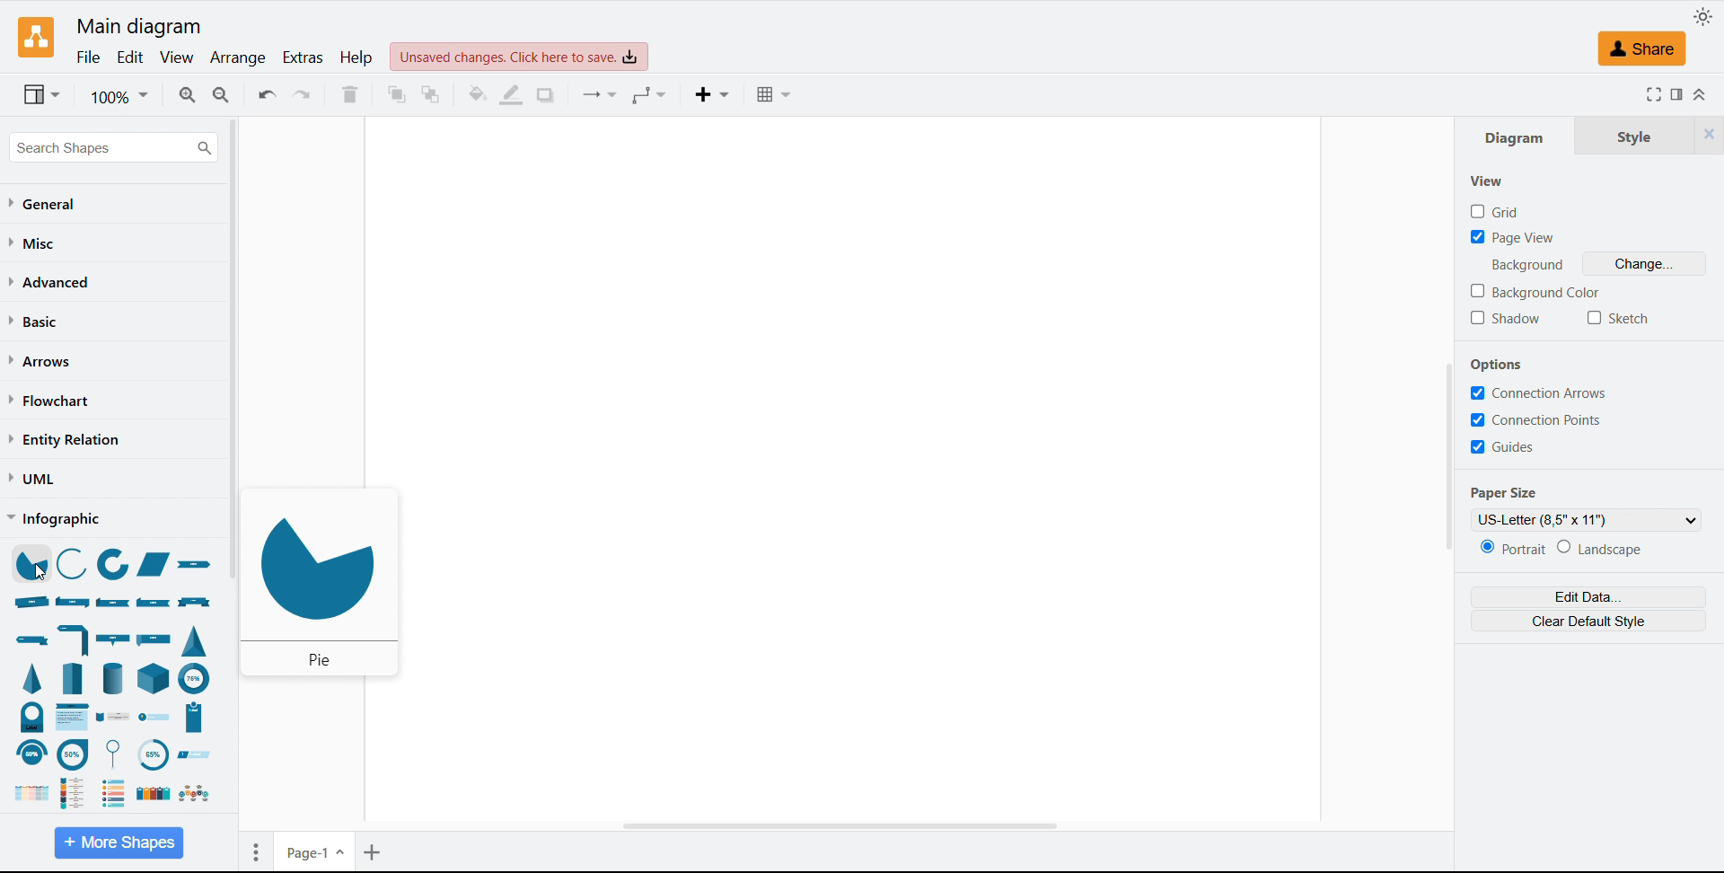  I want to click on connection arrows , so click(1541, 393).